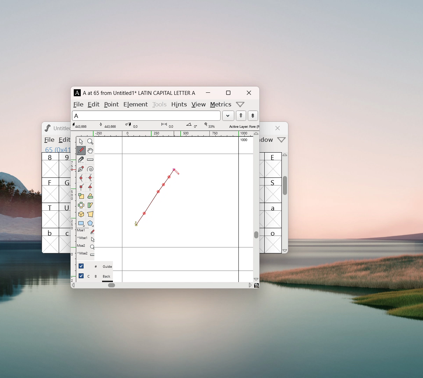 The image size is (423, 378). I want to click on selected layer, so click(243, 126).